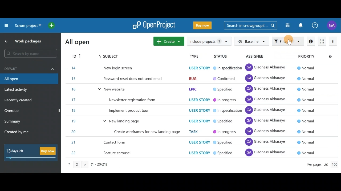 This screenshot has width=341, height=191. What do you see at coordinates (332, 25) in the screenshot?
I see `Account name` at bounding box center [332, 25].